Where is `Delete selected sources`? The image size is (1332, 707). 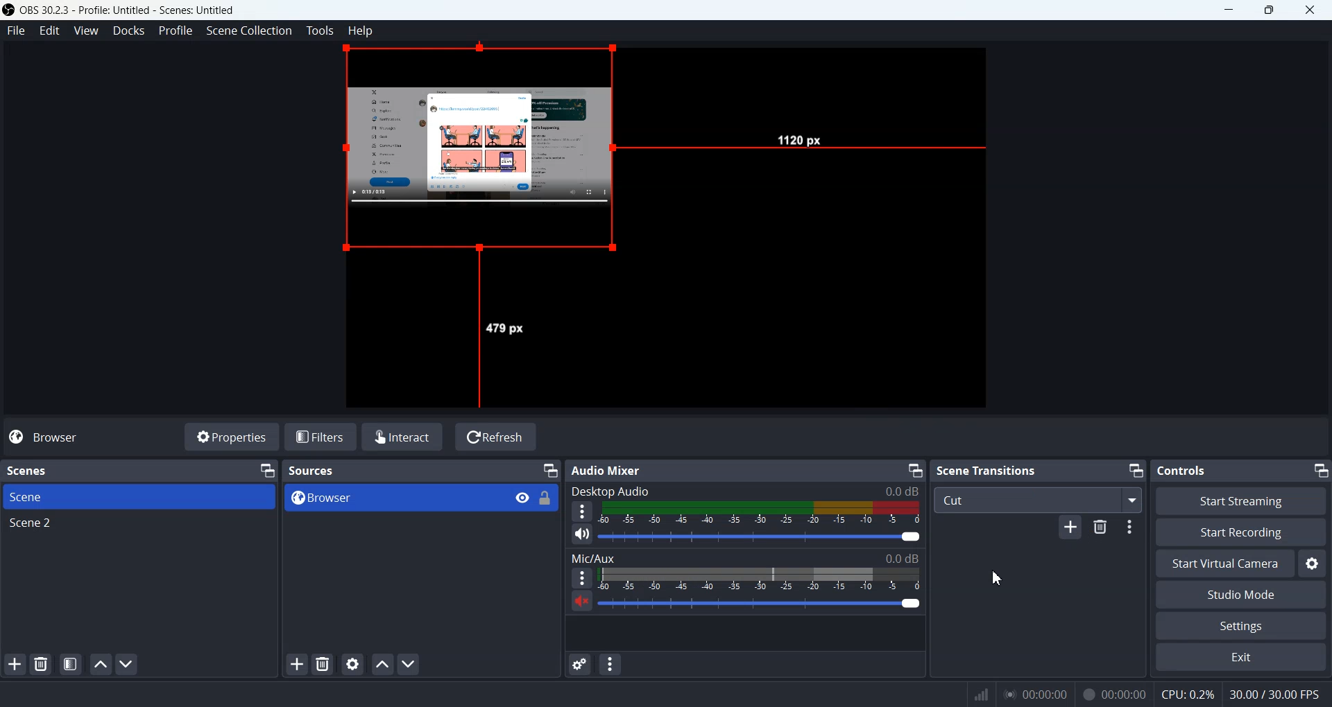 Delete selected sources is located at coordinates (322, 663).